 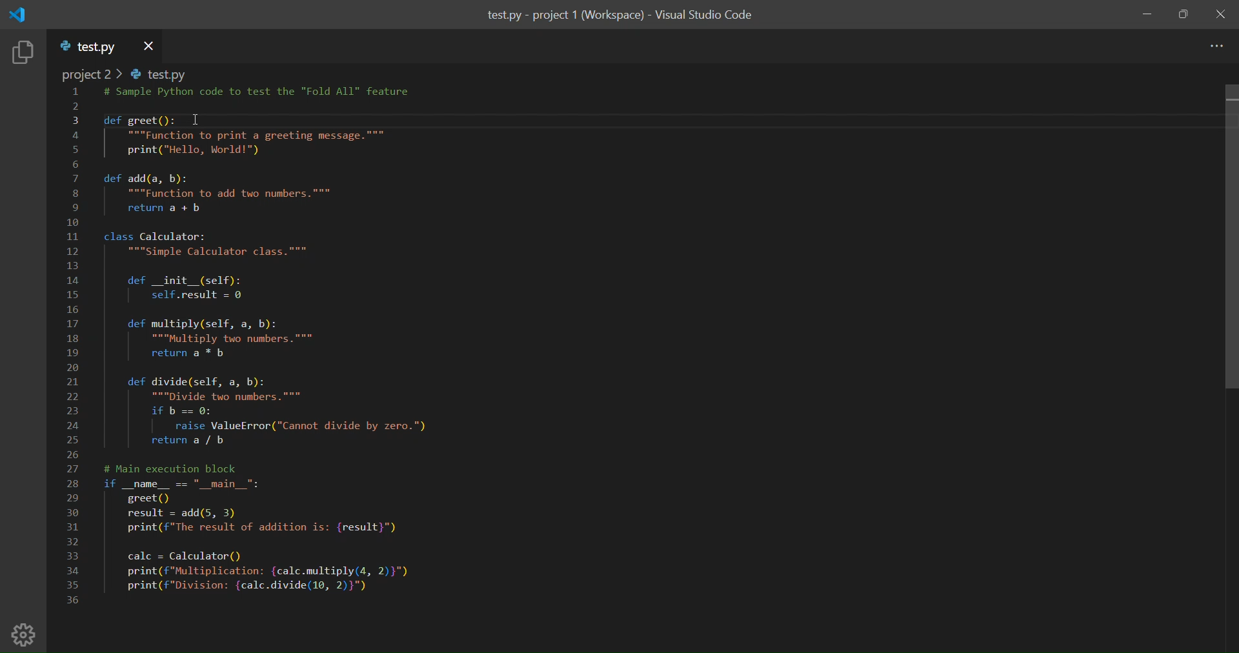 What do you see at coordinates (148, 45) in the screenshot?
I see `close file` at bounding box center [148, 45].